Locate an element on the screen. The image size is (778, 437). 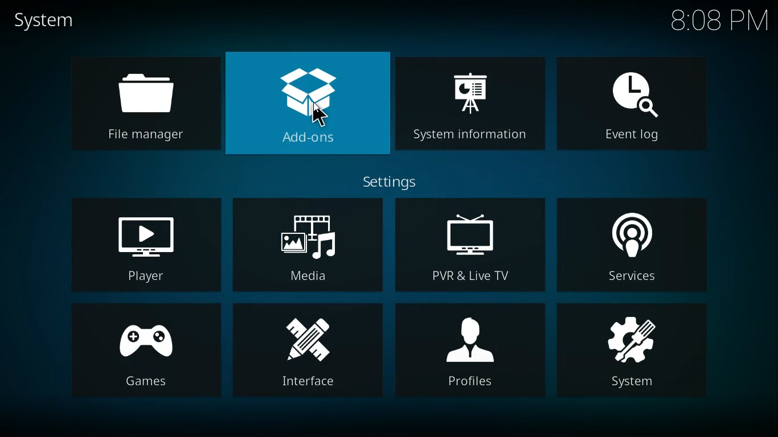
games is located at coordinates (146, 354).